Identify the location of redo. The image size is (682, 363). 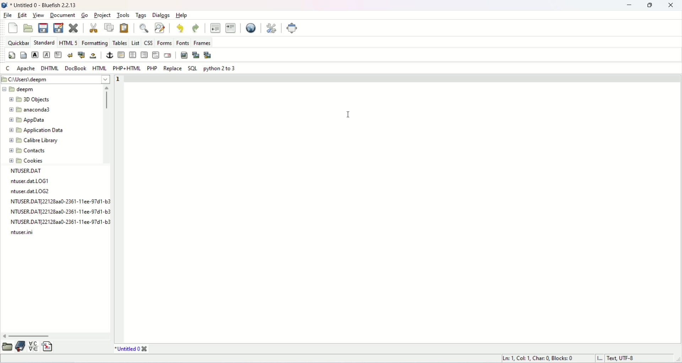
(196, 28).